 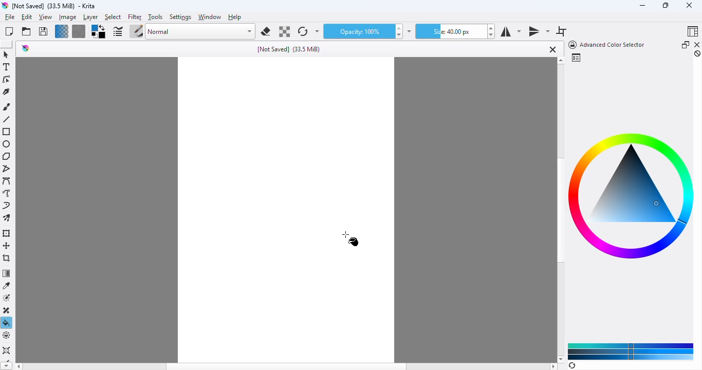 What do you see at coordinates (99, 31) in the screenshot?
I see `foreground/background color selector` at bounding box center [99, 31].